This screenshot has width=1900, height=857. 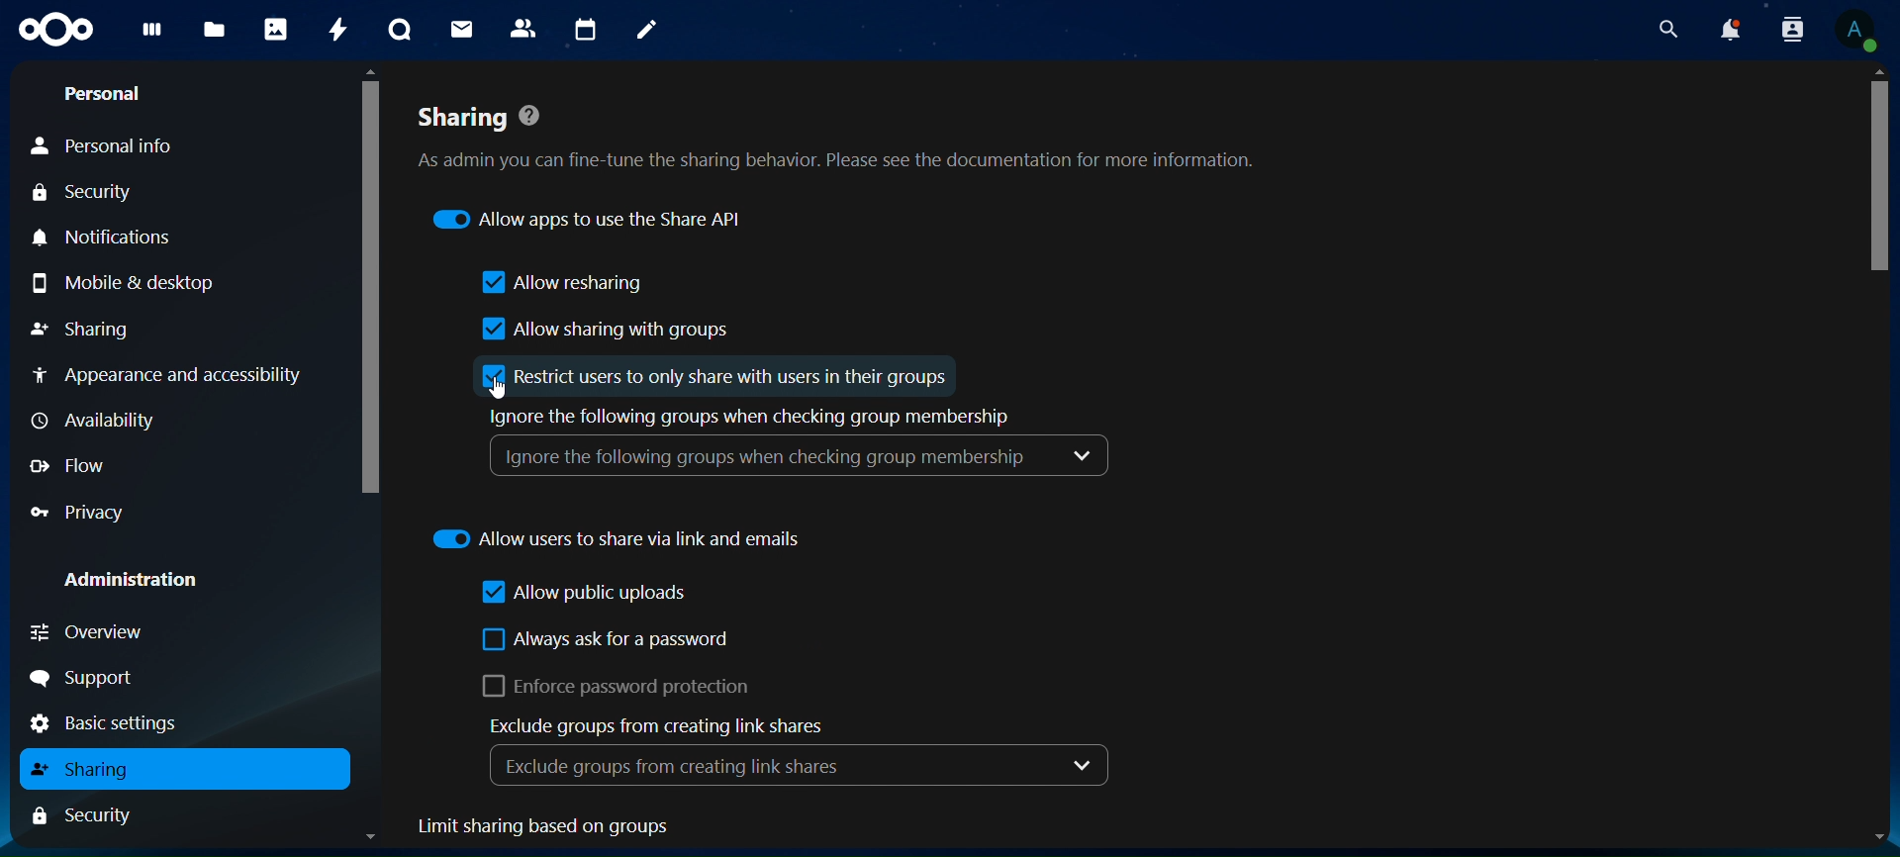 What do you see at coordinates (74, 464) in the screenshot?
I see `flow` at bounding box center [74, 464].